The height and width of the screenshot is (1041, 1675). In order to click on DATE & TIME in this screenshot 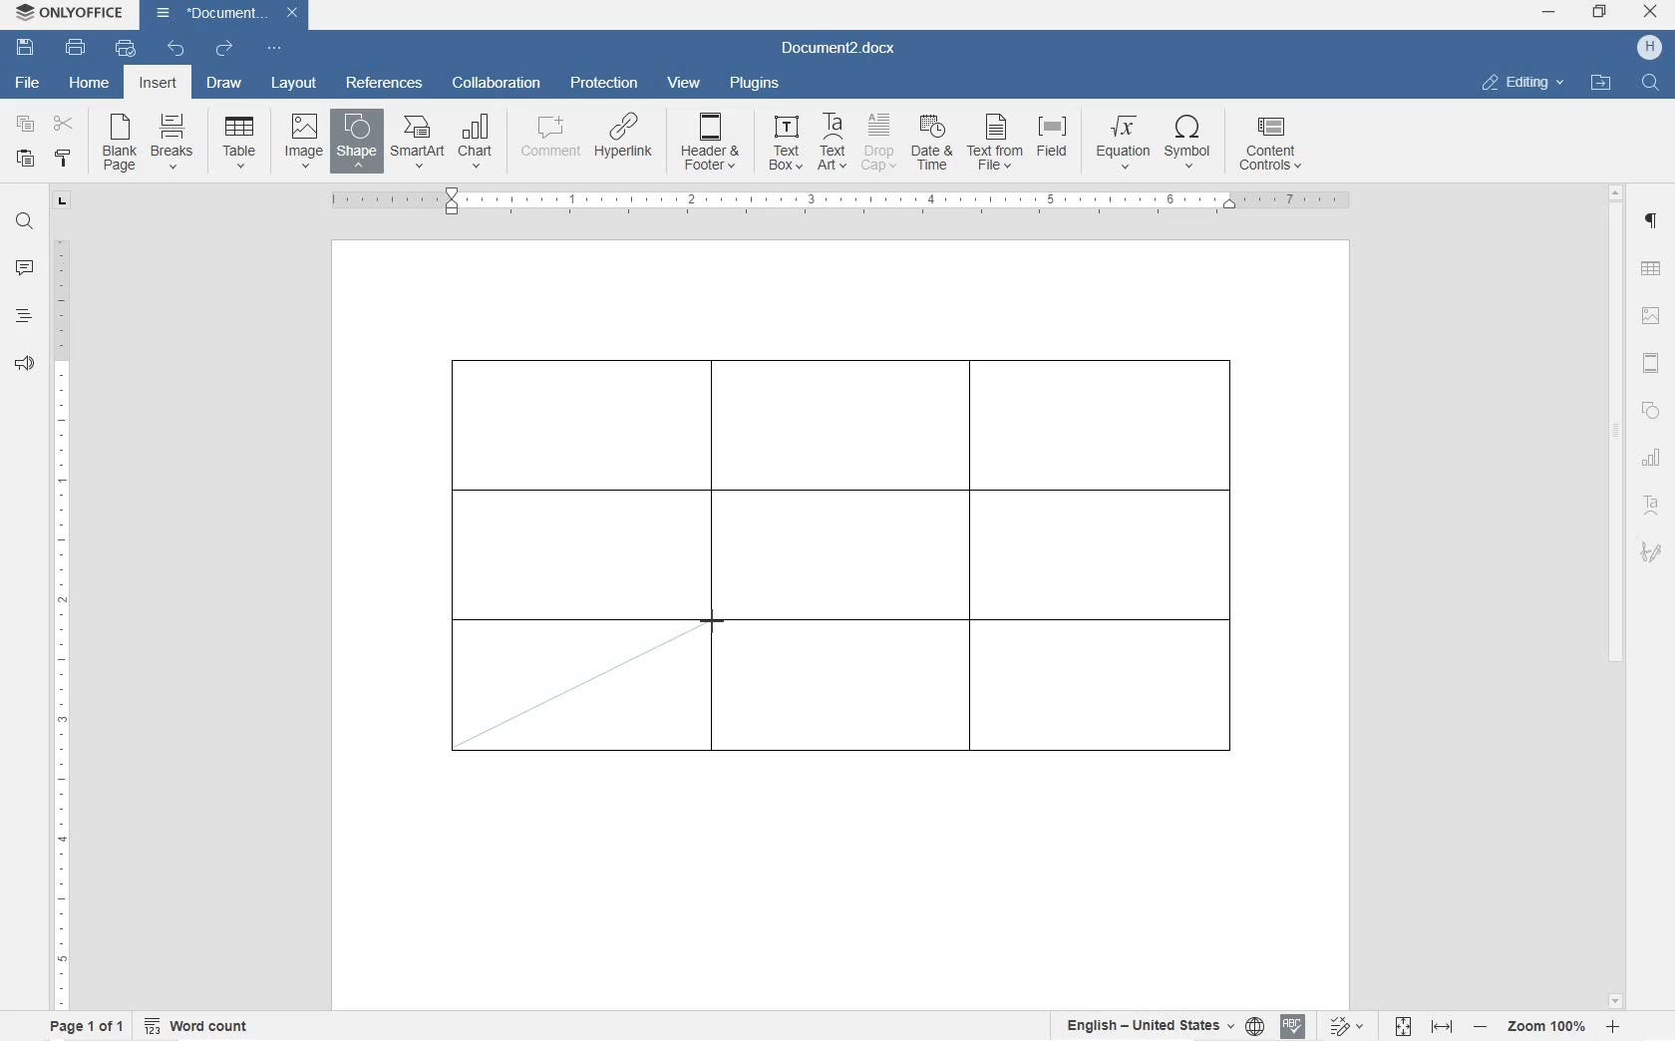, I will do `click(935, 145)`.